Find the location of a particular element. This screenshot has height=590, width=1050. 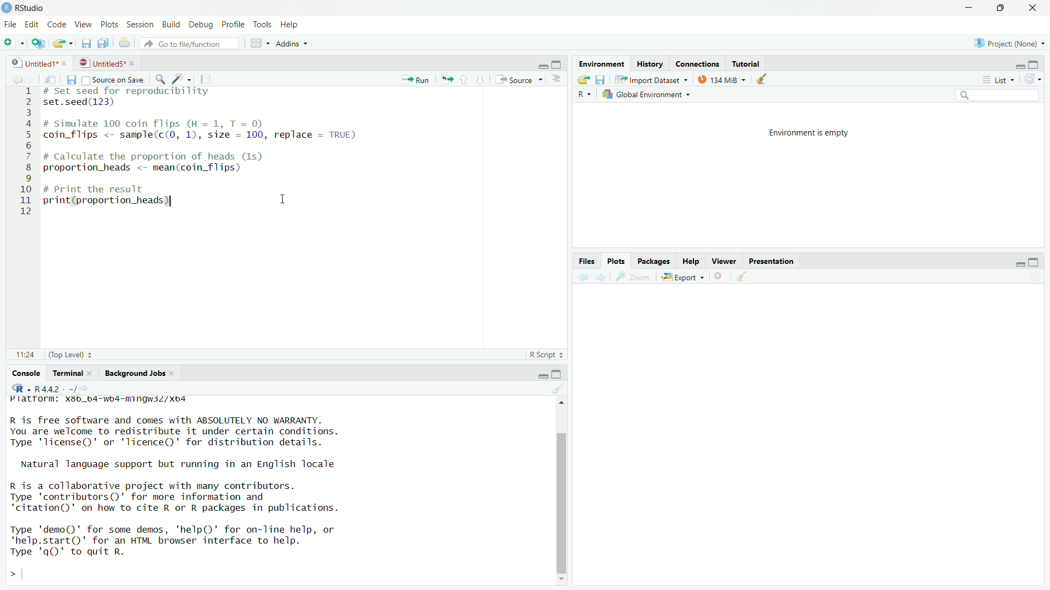

hide document outline is located at coordinates (559, 79).